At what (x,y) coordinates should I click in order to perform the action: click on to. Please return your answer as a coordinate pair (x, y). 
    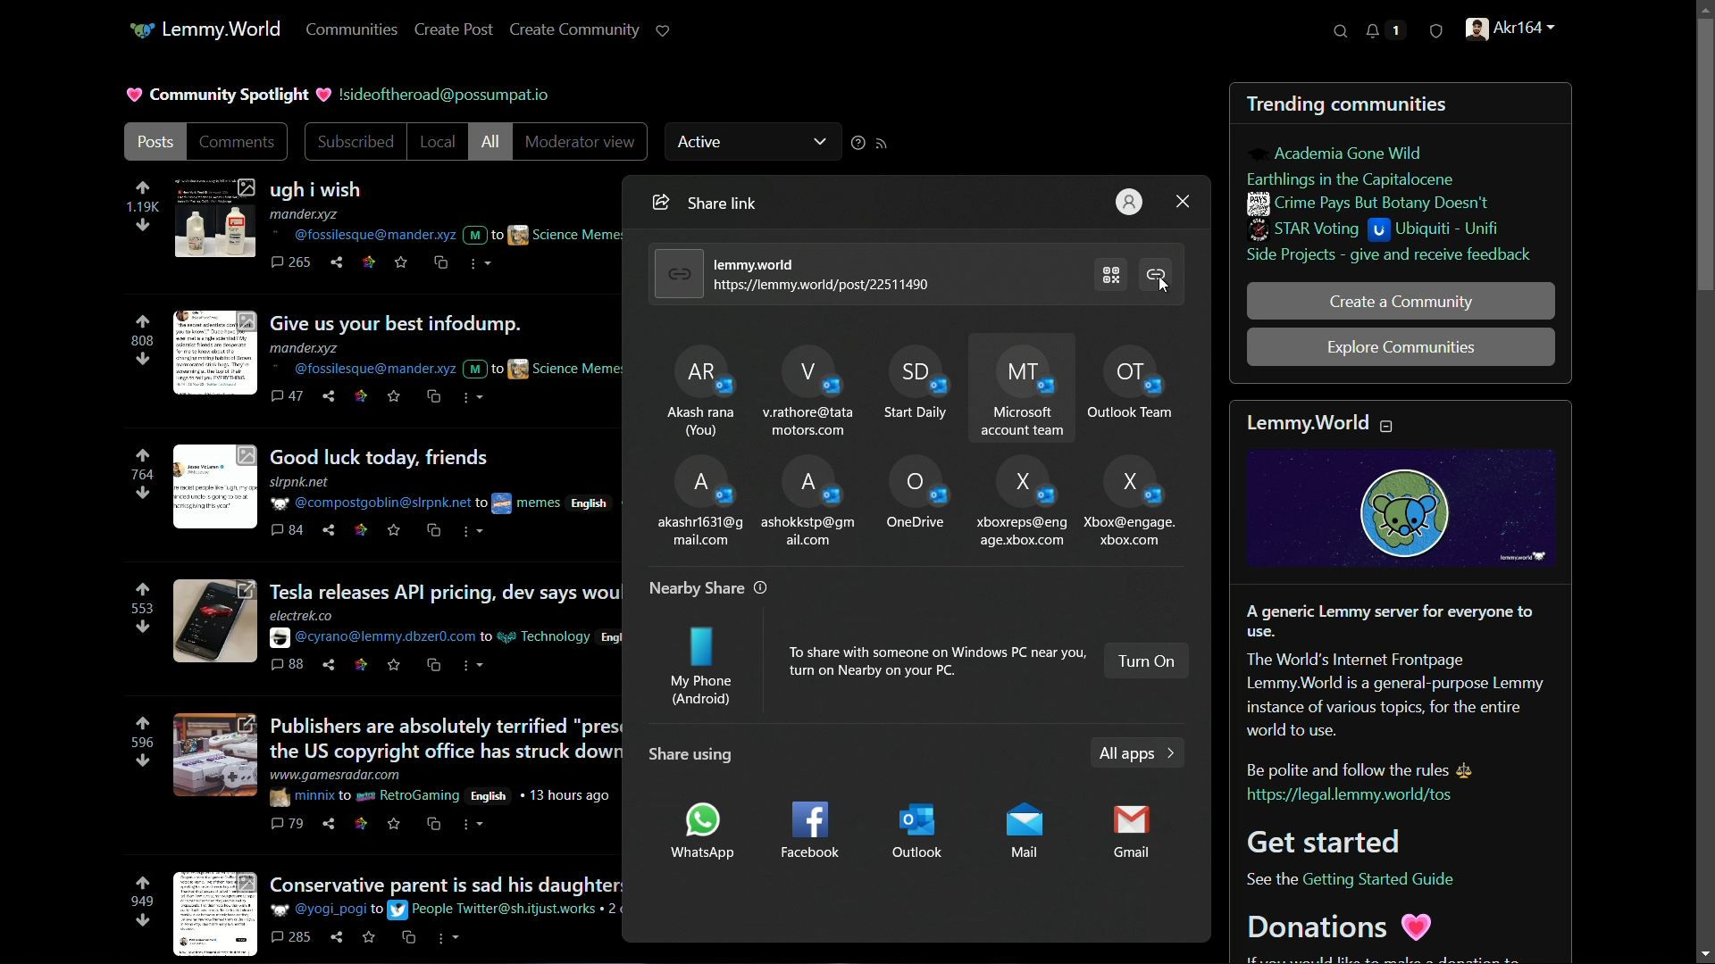
    Looking at the image, I should click on (378, 911).